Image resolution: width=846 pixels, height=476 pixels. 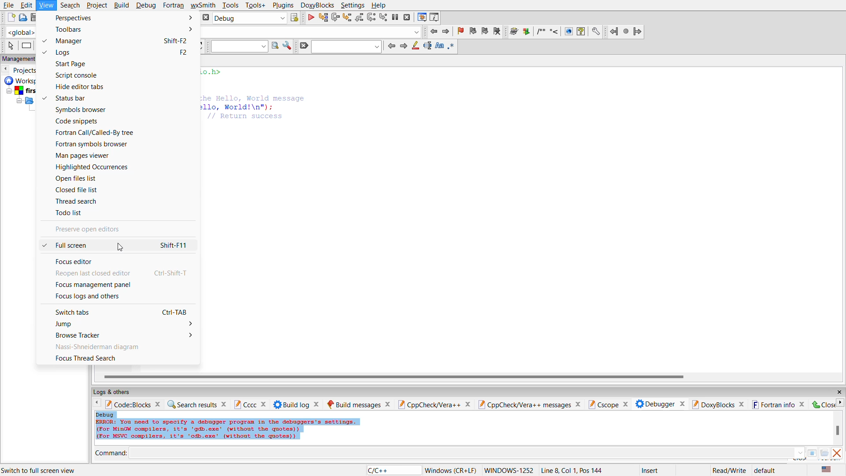 I want to click on jump forward, so click(x=446, y=31).